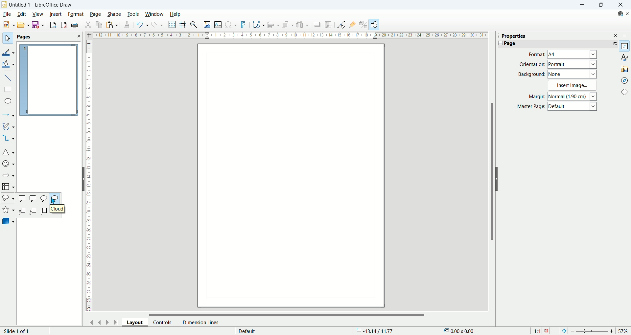  What do you see at coordinates (51, 25) in the screenshot?
I see `export` at bounding box center [51, 25].